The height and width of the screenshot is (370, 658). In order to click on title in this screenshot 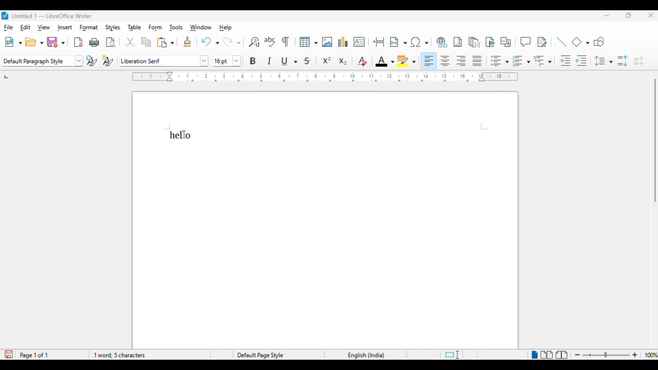, I will do `click(52, 15)`.